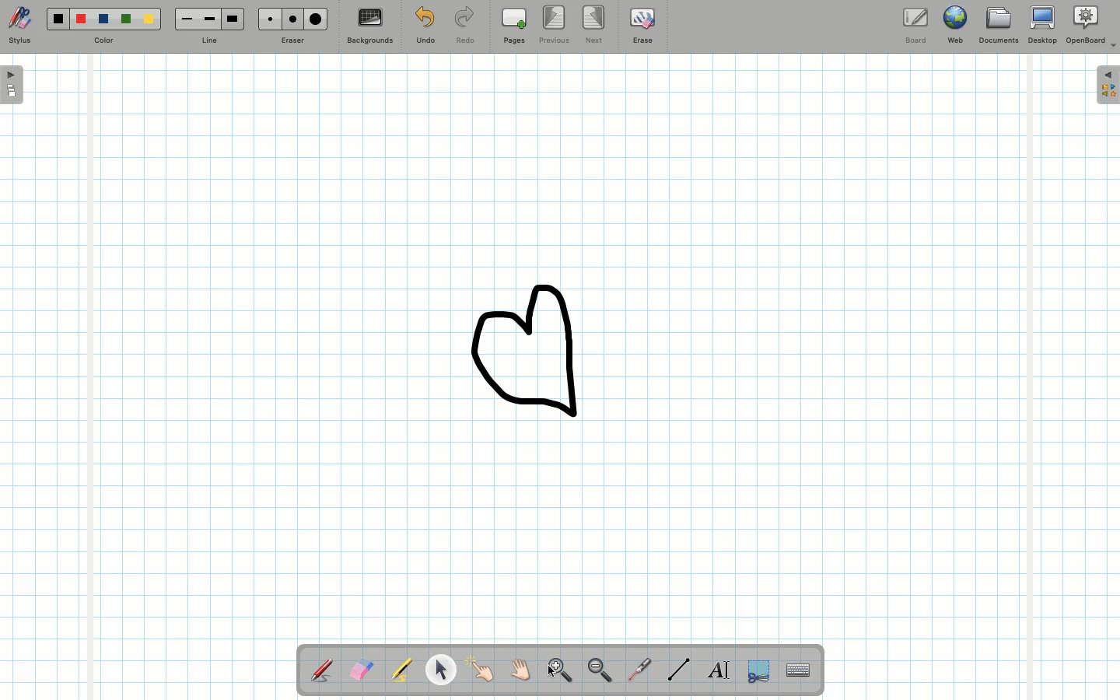 The height and width of the screenshot is (700, 1120). Describe the element at coordinates (541, 351) in the screenshot. I see `Drawing in the drawing space` at that location.